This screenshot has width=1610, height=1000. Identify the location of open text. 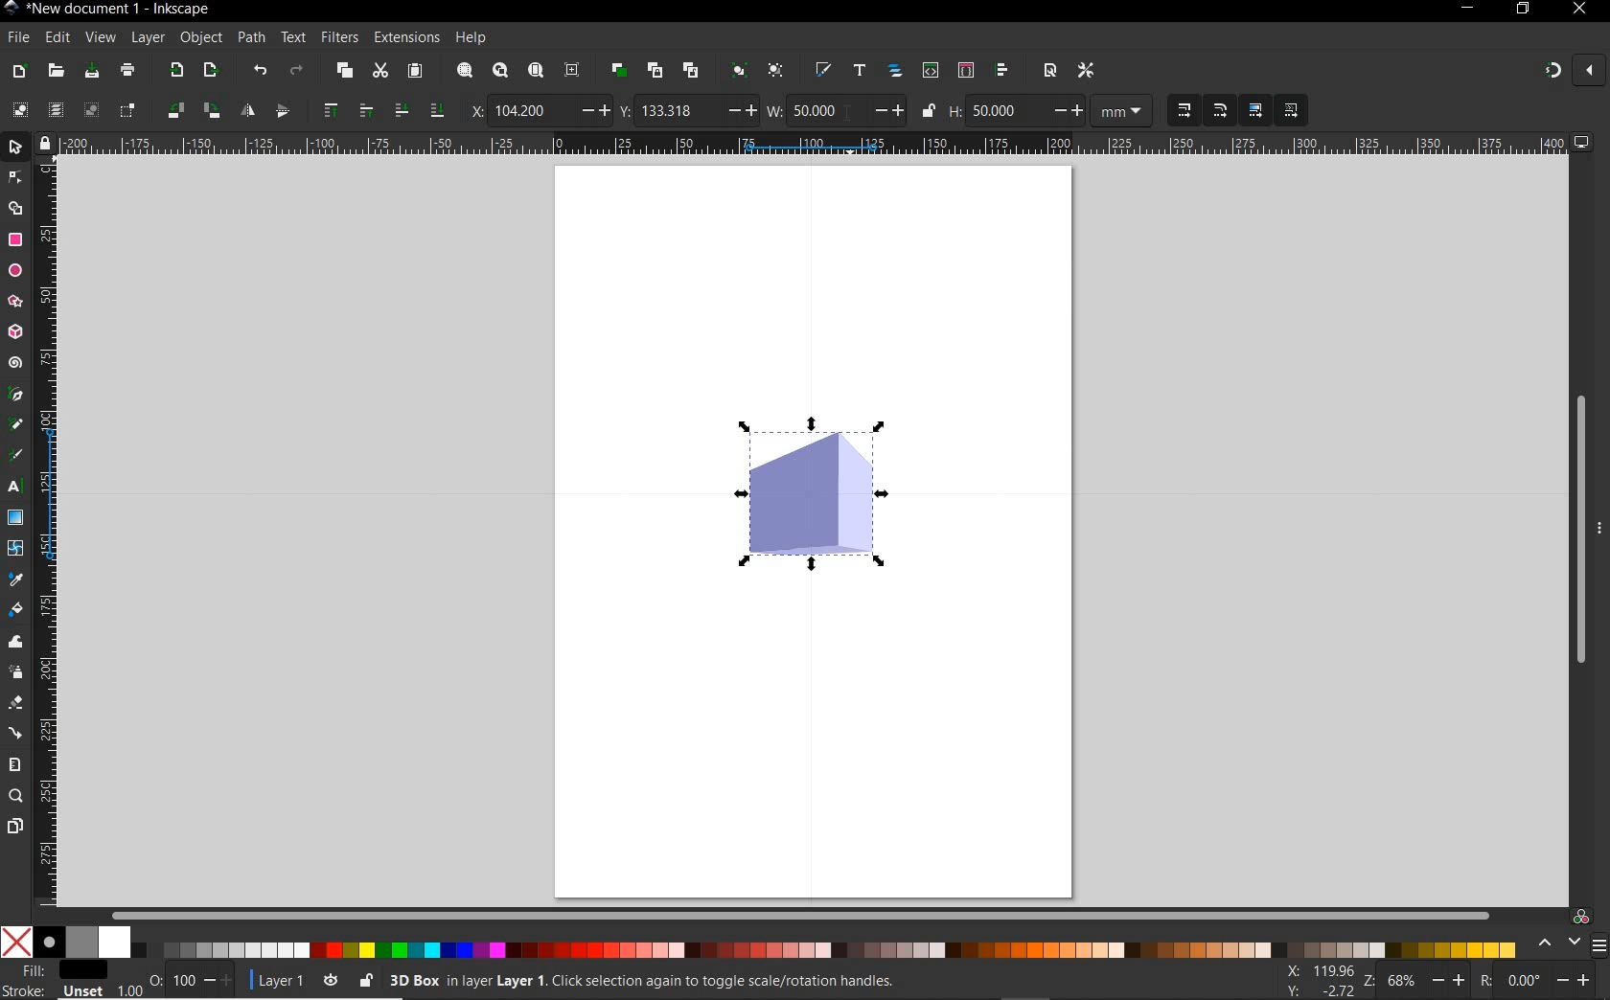
(859, 71).